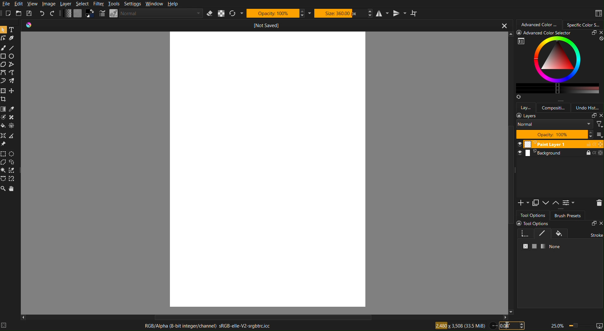  Describe the element at coordinates (150, 14) in the screenshot. I see `Brush Settings` at that location.